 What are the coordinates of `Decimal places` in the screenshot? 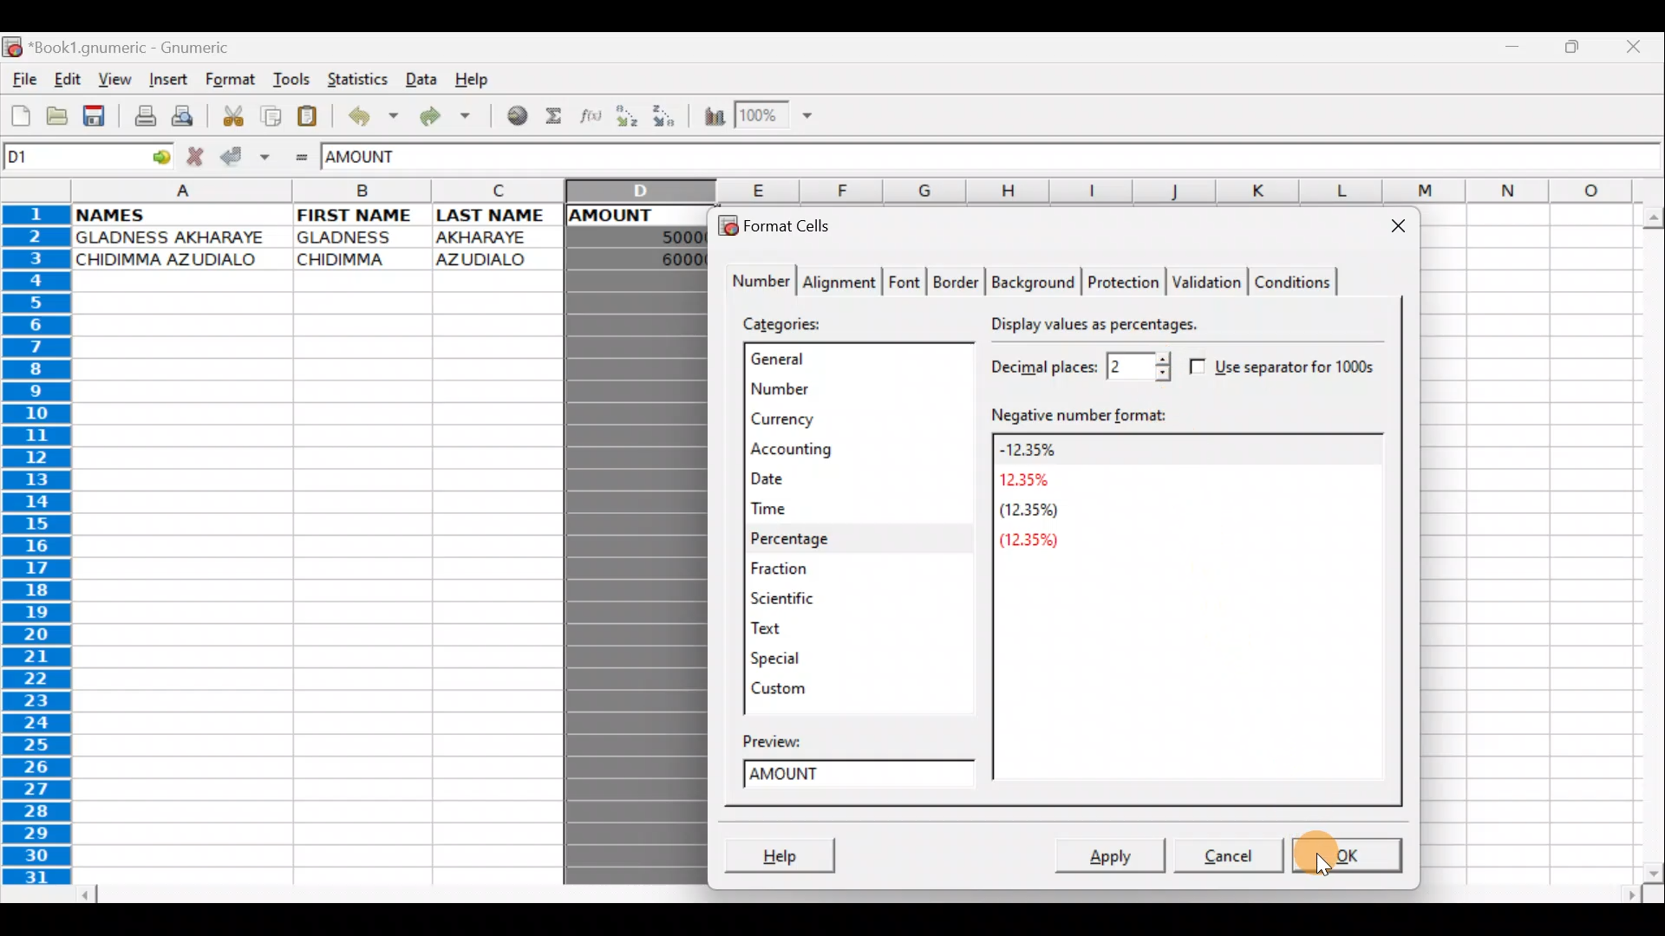 It's located at (1077, 365).